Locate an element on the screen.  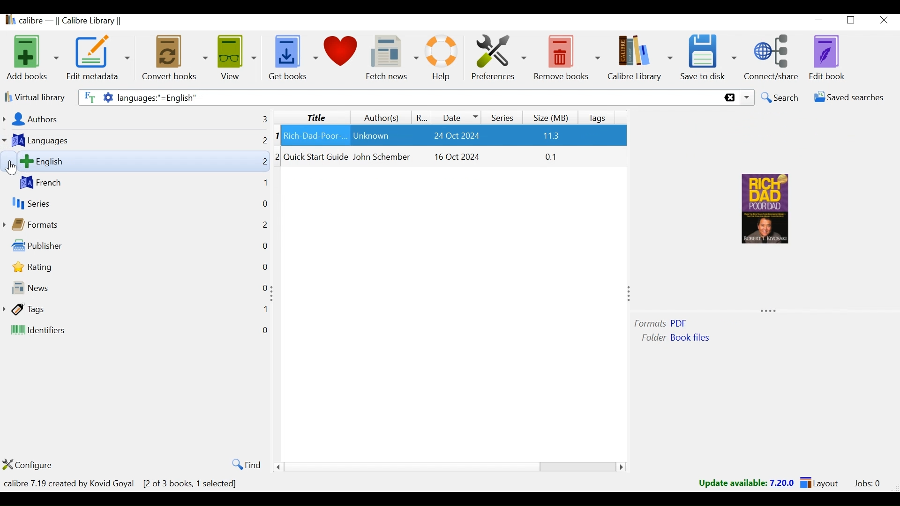
Calibre Library is located at coordinates (639, 58).